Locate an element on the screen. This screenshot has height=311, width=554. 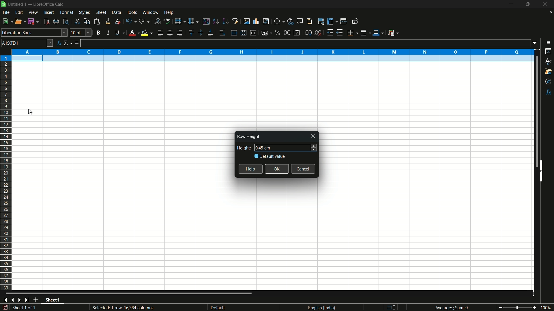
align right is located at coordinates (179, 33).